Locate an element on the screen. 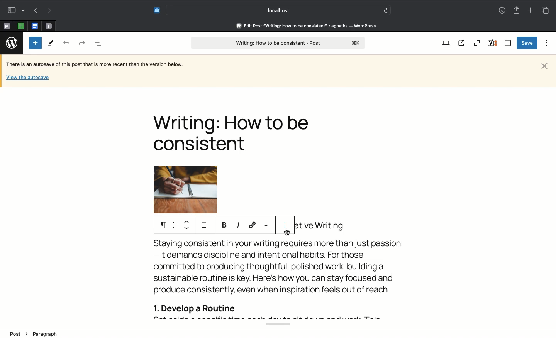 The image size is (556, 338). Bold is located at coordinates (225, 225).